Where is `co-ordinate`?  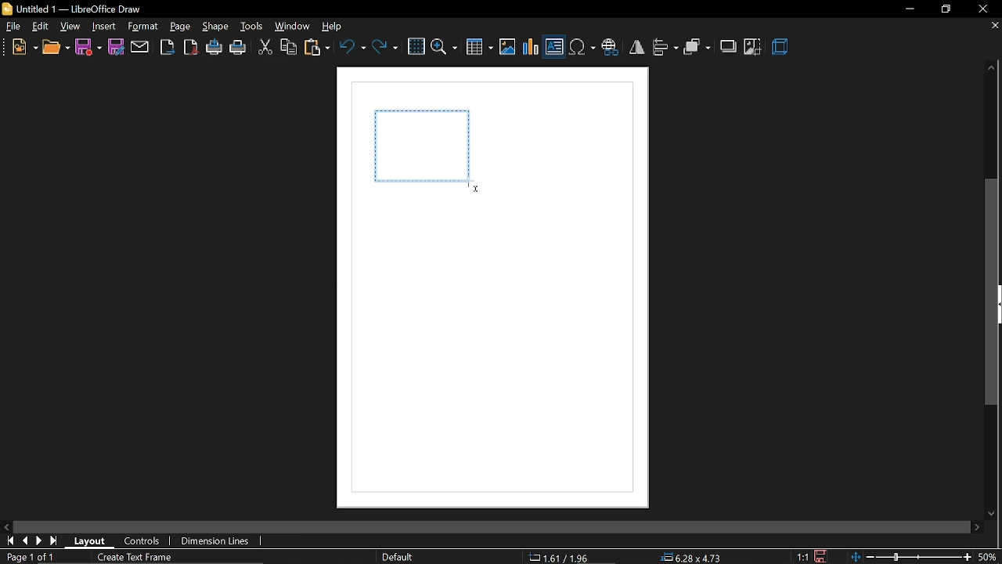 co-ordinate is located at coordinates (564, 557).